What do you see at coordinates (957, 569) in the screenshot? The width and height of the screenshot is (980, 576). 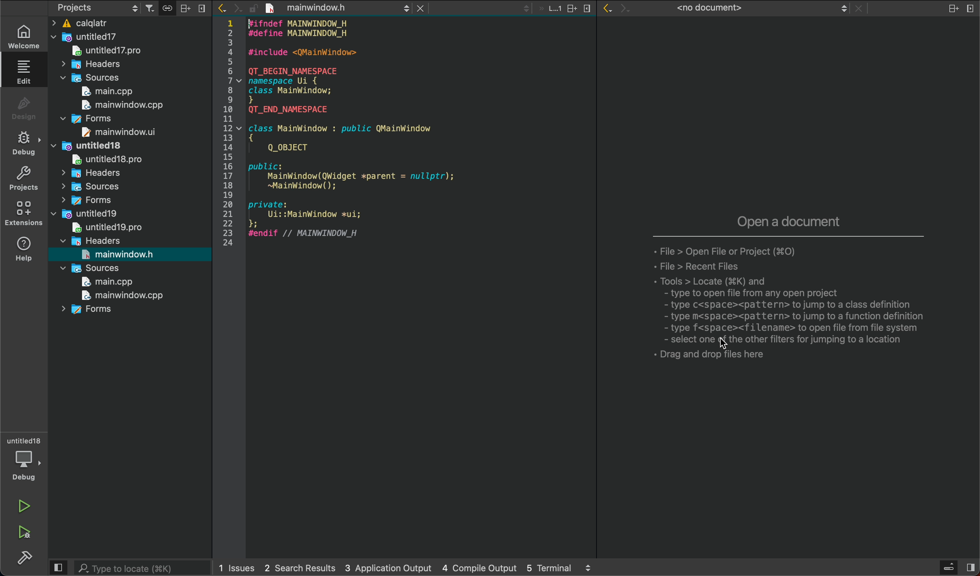 I see `close slide bar` at bounding box center [957, 569].